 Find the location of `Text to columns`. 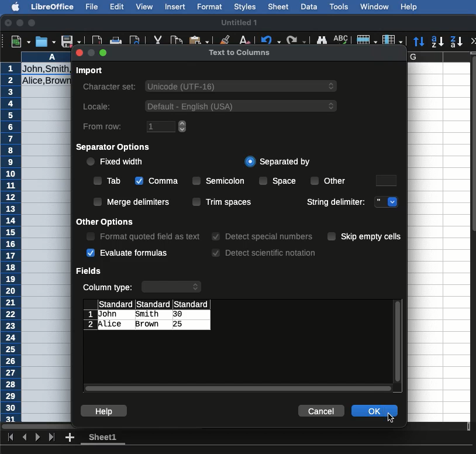

Text to columns is located at coordinates (243, 54).